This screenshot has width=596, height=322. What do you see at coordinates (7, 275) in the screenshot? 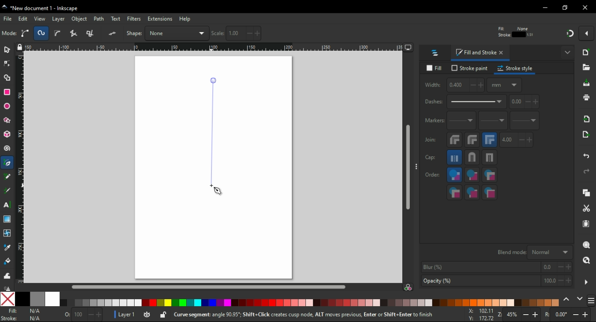
I see `tweak tool` at bounding box center [7, 275].